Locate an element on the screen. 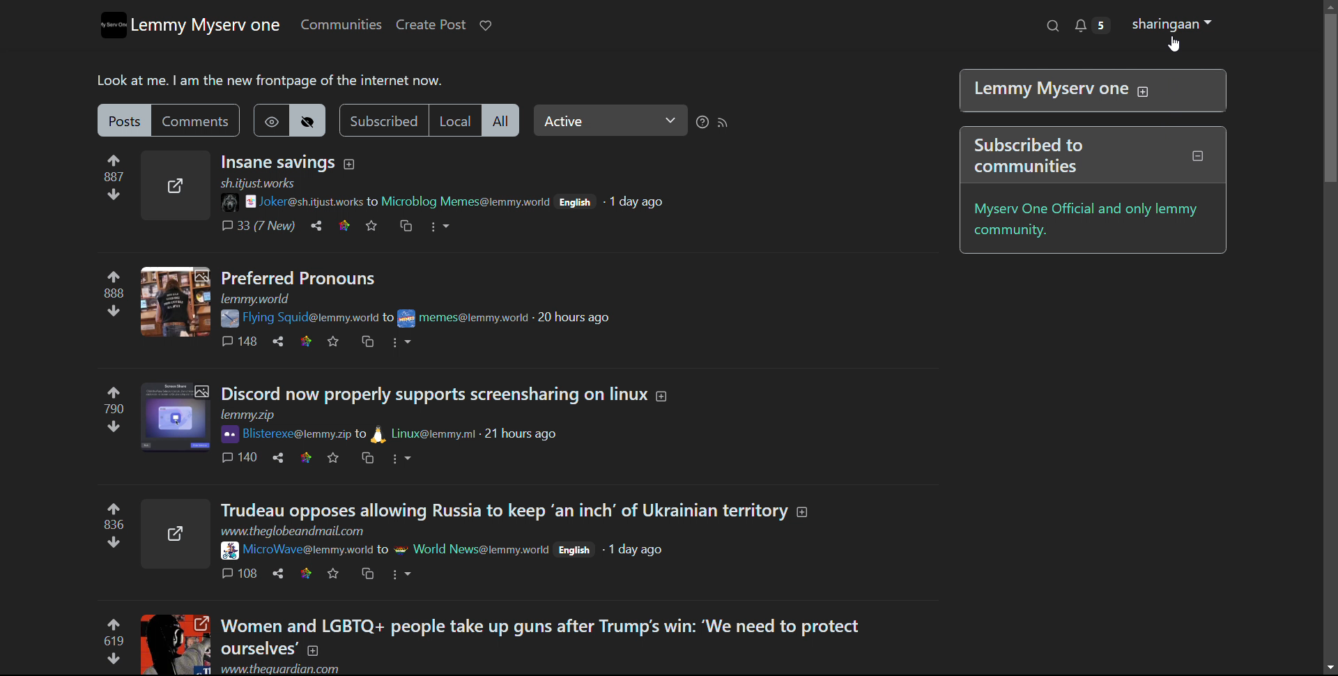 The image size is (1338, 676). upvote and downvotes is located at coordinates (113, 525).